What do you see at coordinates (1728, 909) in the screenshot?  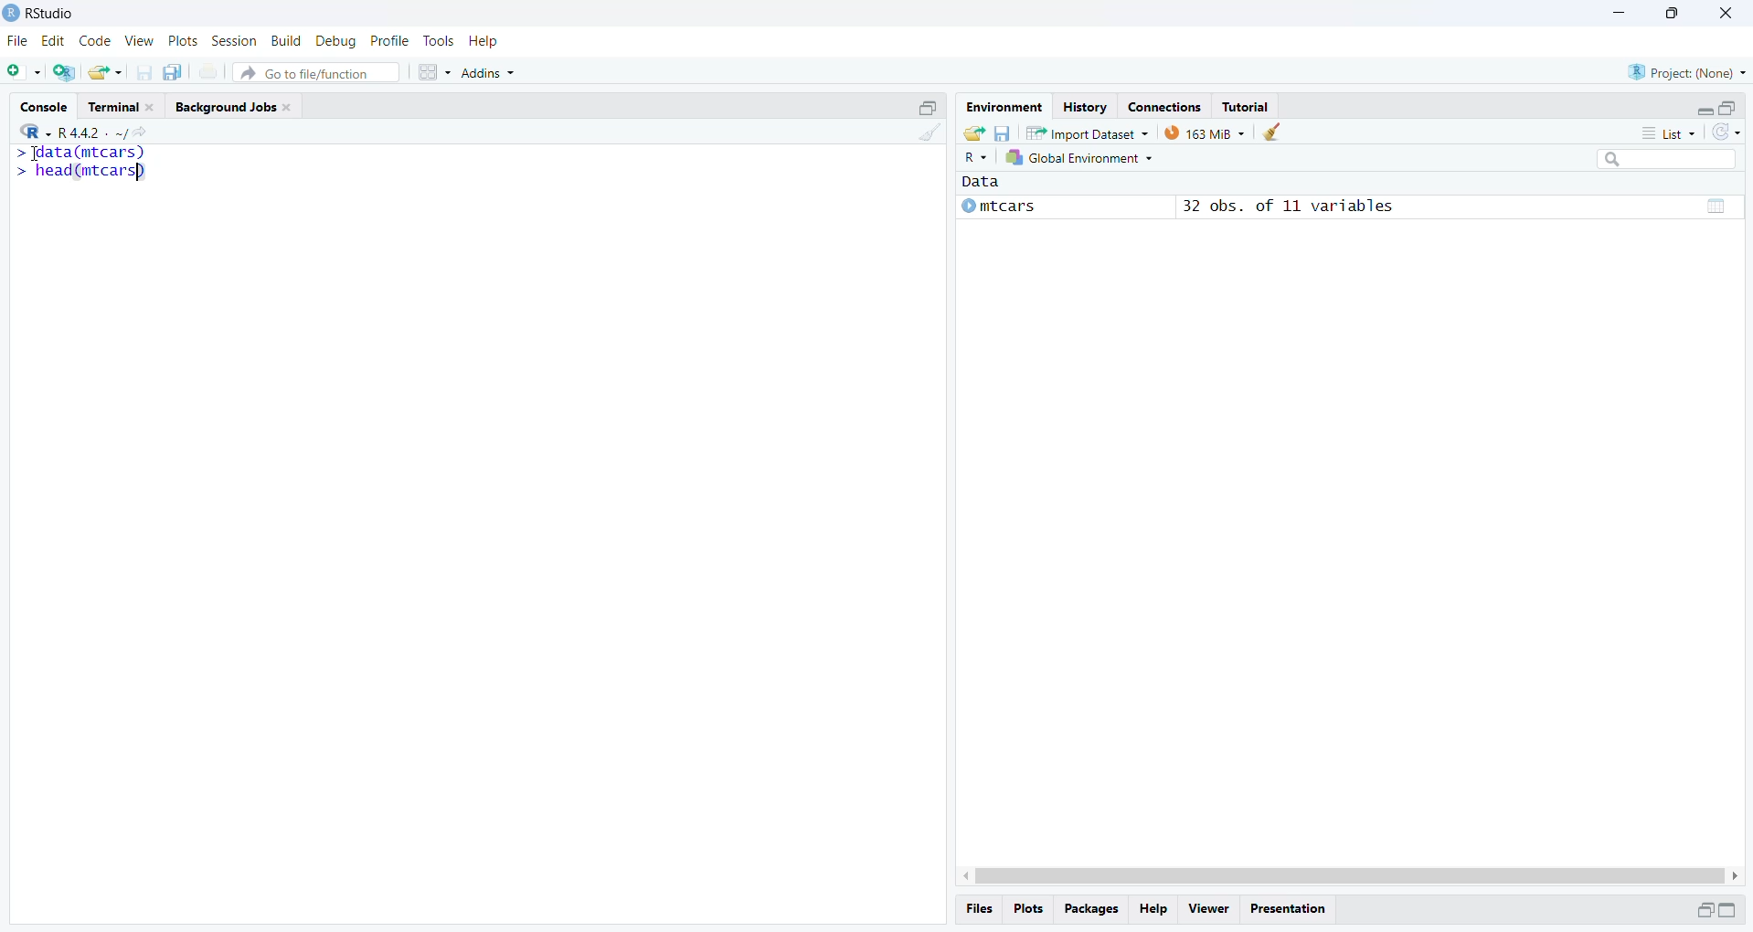 I see `expand/collapse` at bounding box center [1728, 909].